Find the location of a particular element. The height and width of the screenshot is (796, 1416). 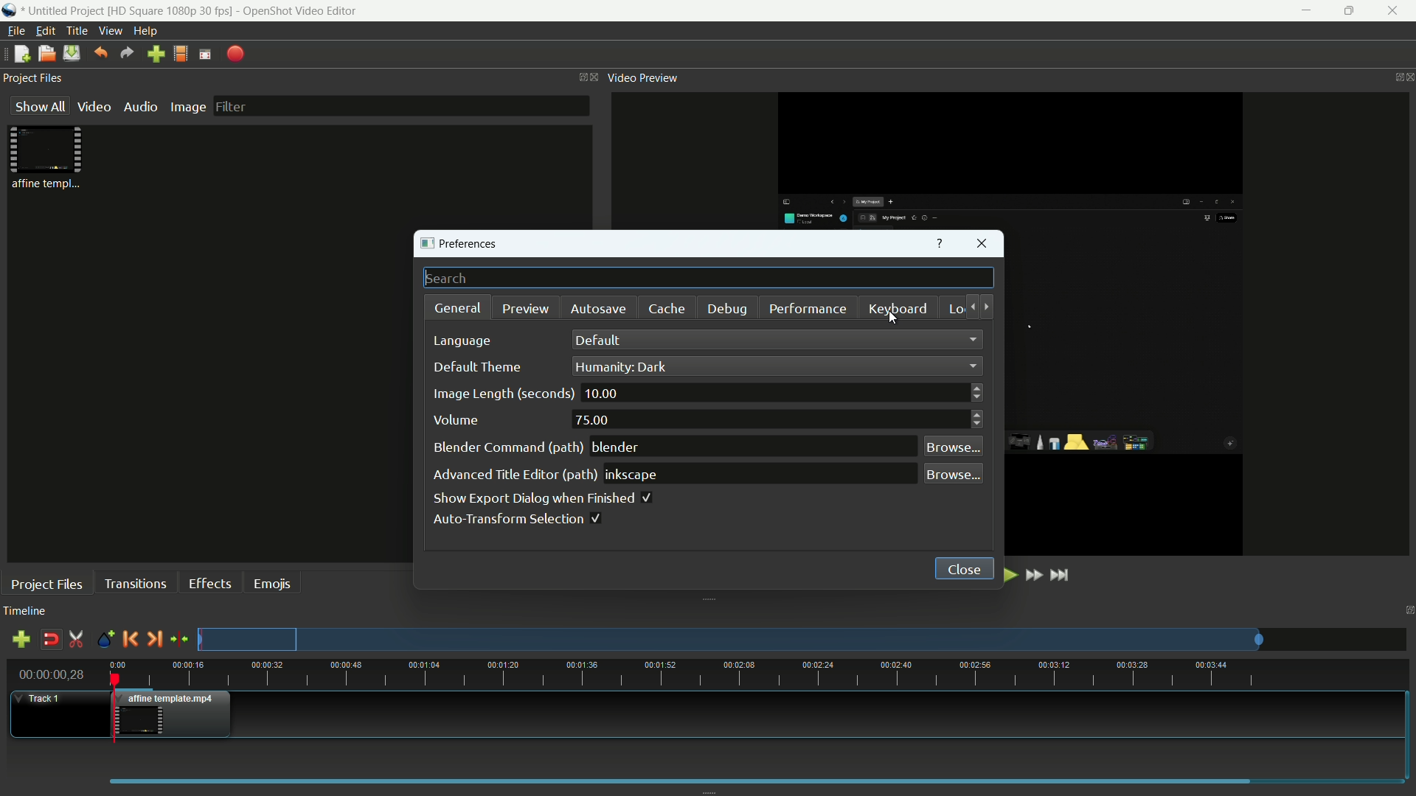

cursor is located at coordinates (898, 319).